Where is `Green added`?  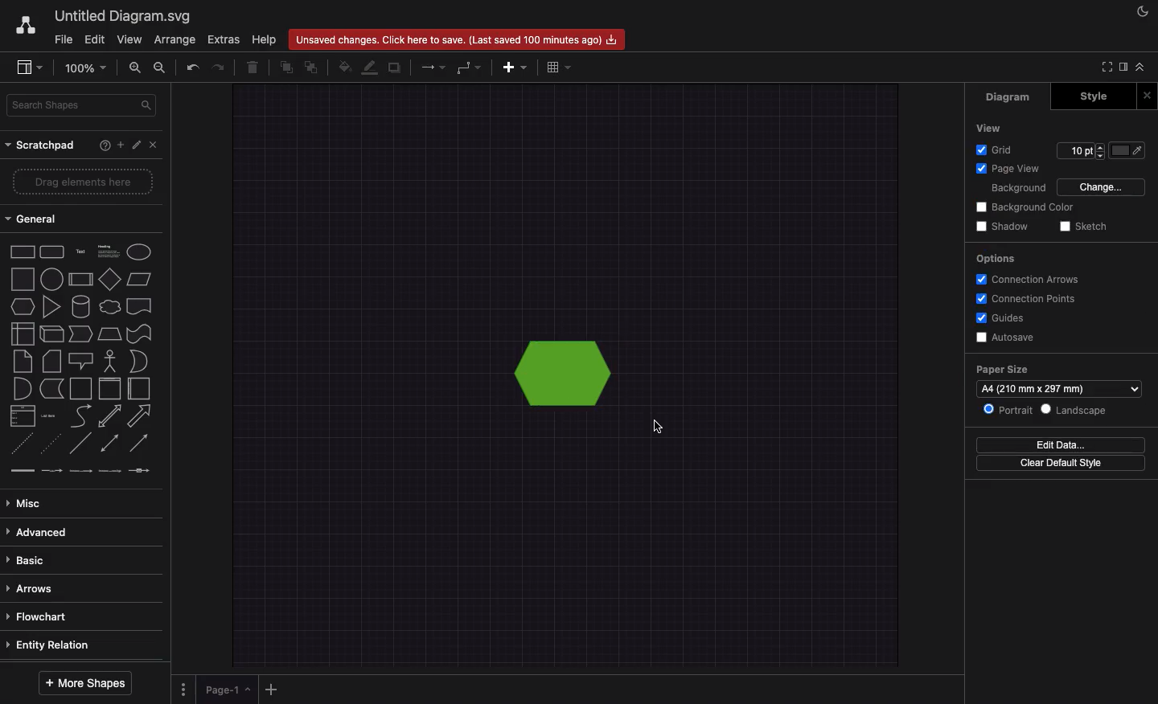
Green added is located at coordinates (568, 372).